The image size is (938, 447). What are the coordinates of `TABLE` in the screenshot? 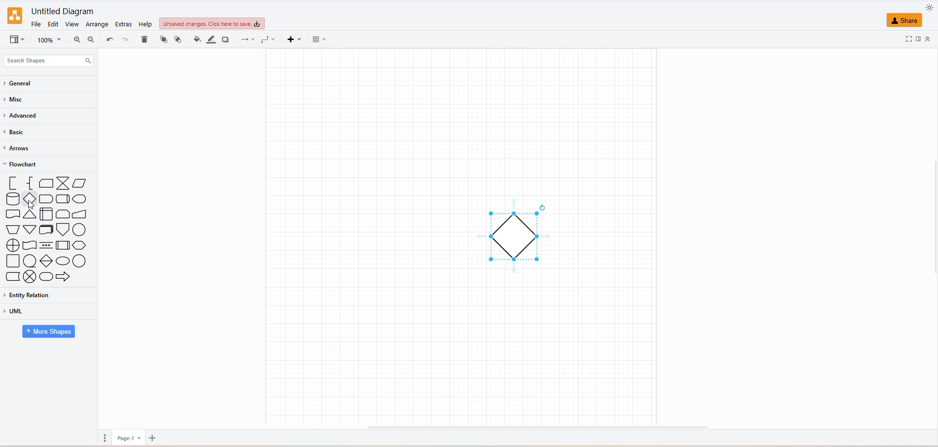 It's located at (317, 39).